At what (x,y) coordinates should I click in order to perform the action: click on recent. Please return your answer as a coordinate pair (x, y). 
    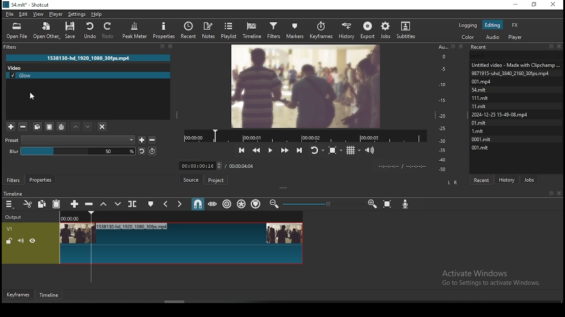
    Looking at the image, I should click on (481, 180).